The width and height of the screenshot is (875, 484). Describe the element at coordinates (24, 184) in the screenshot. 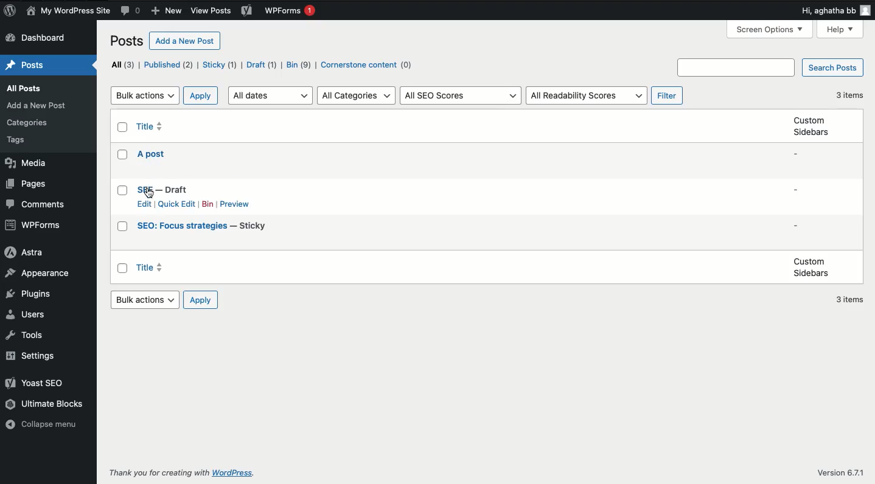

I see `Pages` at that location.